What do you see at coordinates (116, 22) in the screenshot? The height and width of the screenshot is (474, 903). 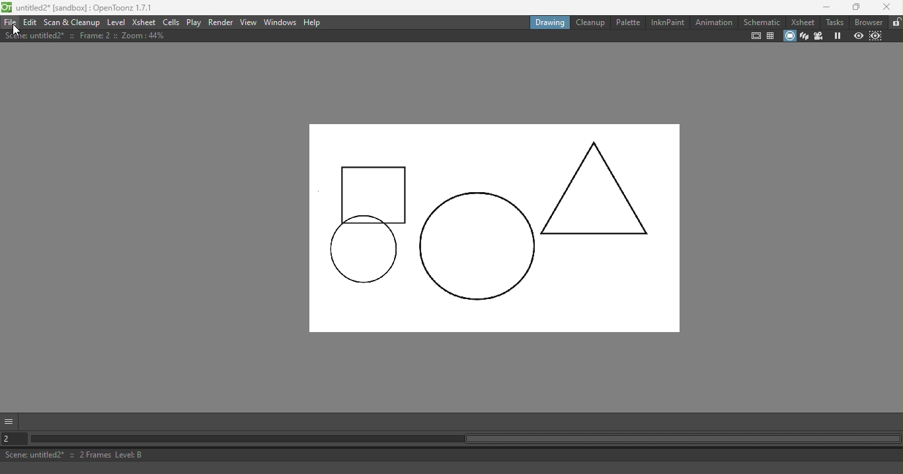 I see `Level` at bounding box center [116, 22].